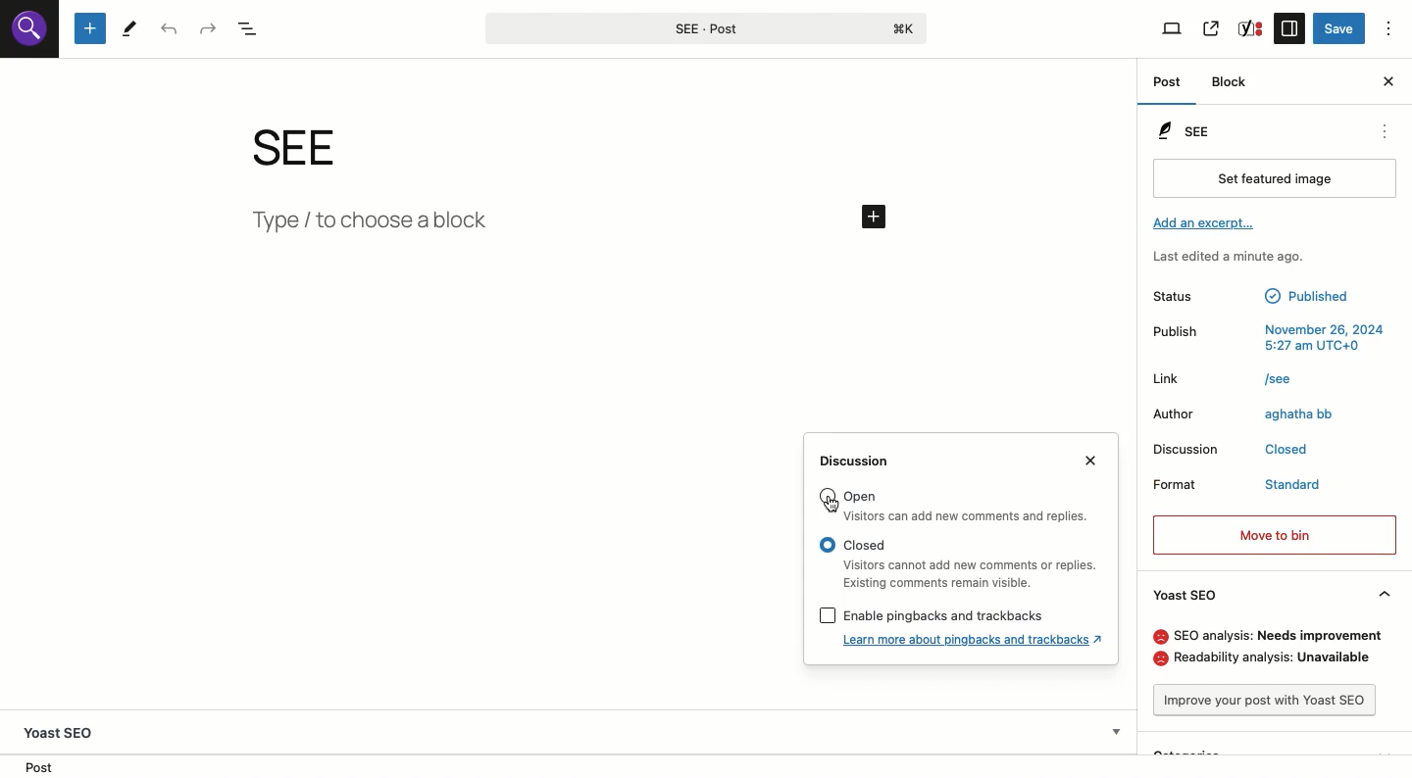 The width and height of the screenshot is (1412, 778). What do you see at coordinates (1274, 180) in the screenshot?
I see `Set featured image` at bounding box center [1274, 180].